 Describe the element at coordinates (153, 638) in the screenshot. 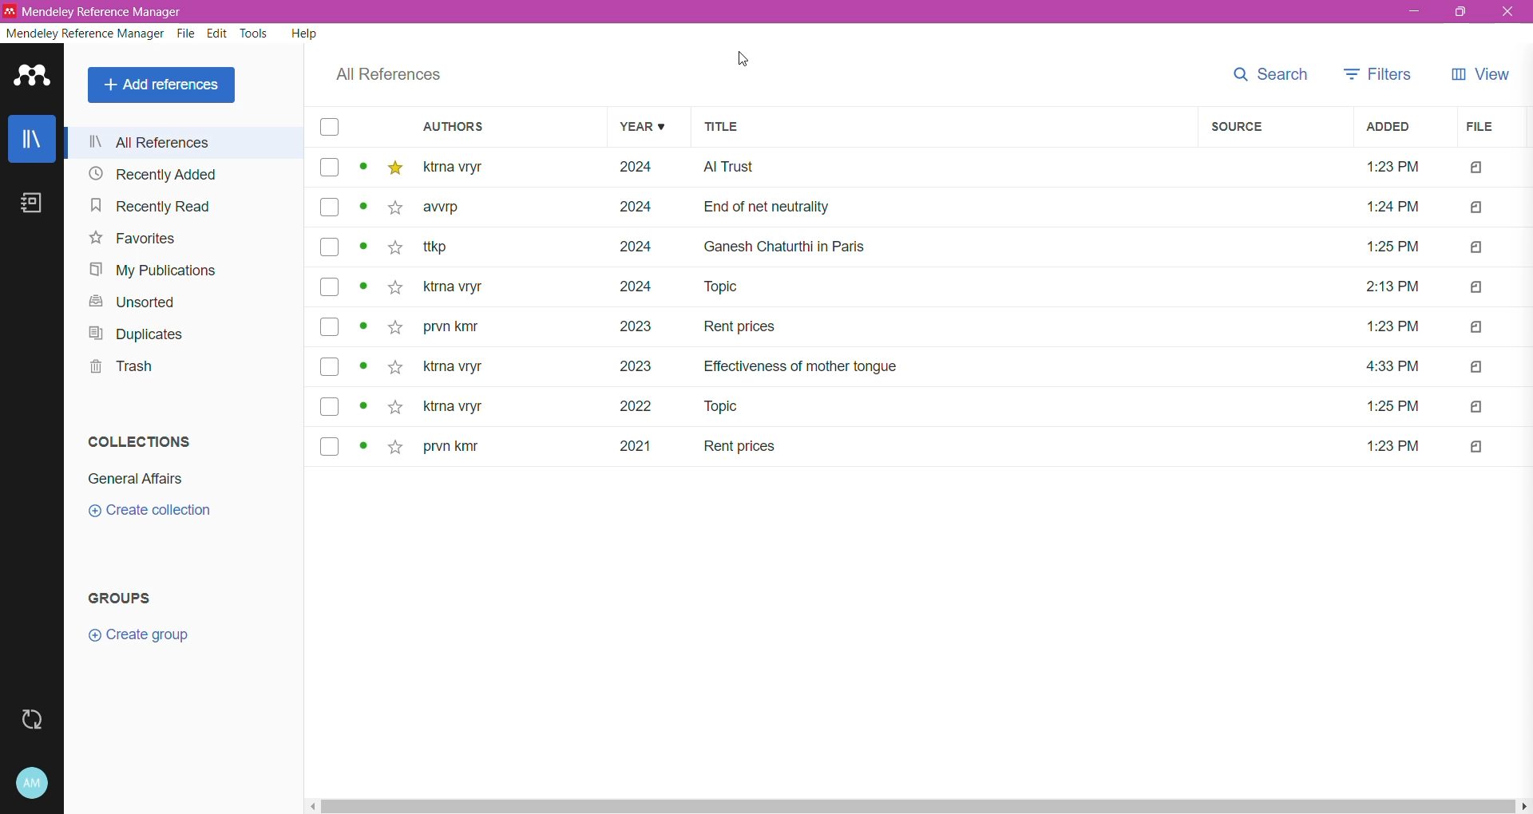

I see `Create Group` at that location.